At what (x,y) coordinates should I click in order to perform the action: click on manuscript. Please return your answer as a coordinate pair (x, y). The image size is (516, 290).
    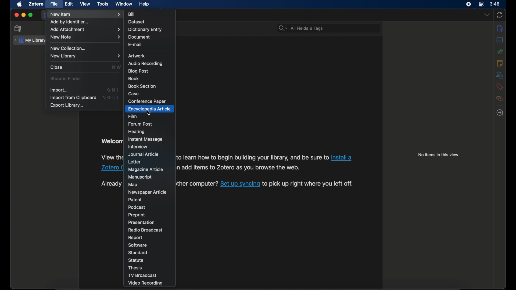
    Looking at the image, I should click on (140, 177).